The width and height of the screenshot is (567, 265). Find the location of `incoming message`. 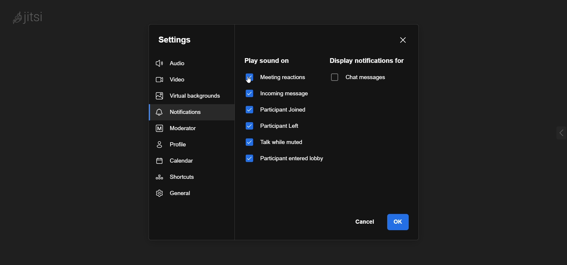

incoming message is located at coordinates (282, 93).